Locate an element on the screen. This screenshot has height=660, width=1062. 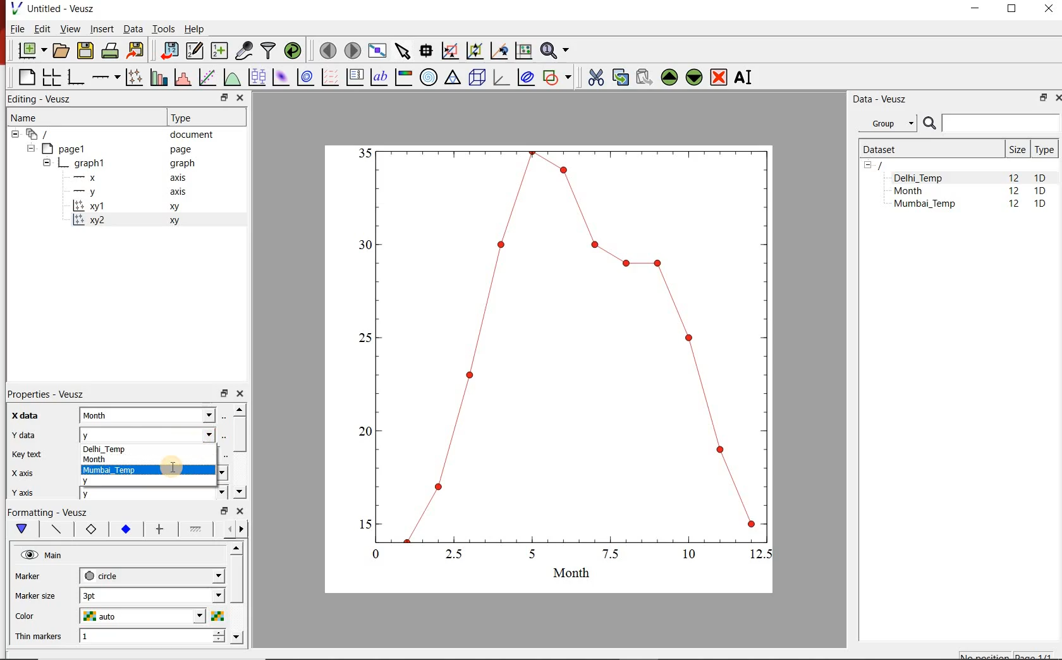
Insert is located at coordinates (101, 28).